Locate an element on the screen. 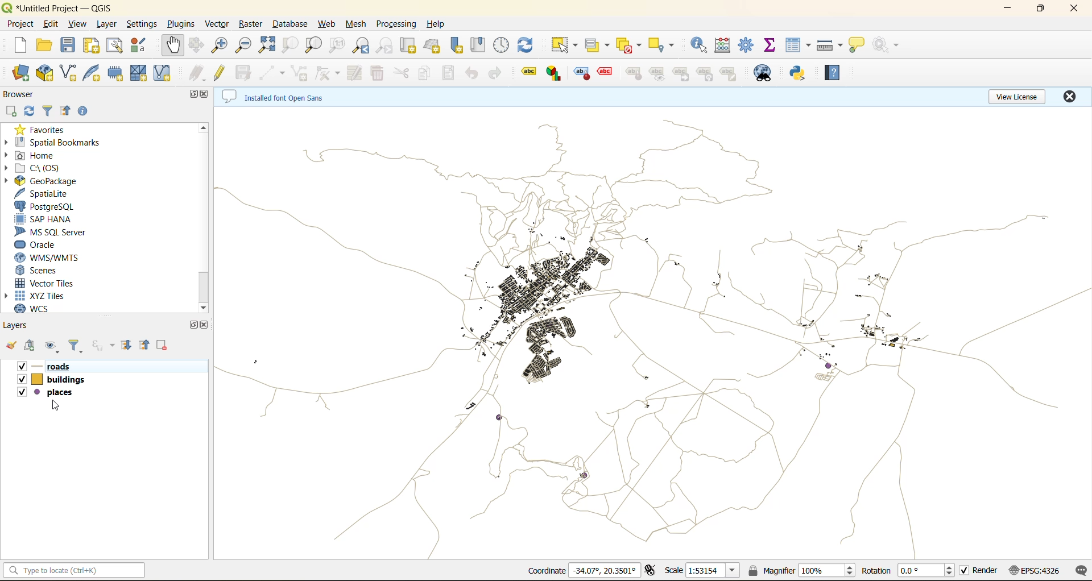  buildings  is located at coordinates (72, 383).